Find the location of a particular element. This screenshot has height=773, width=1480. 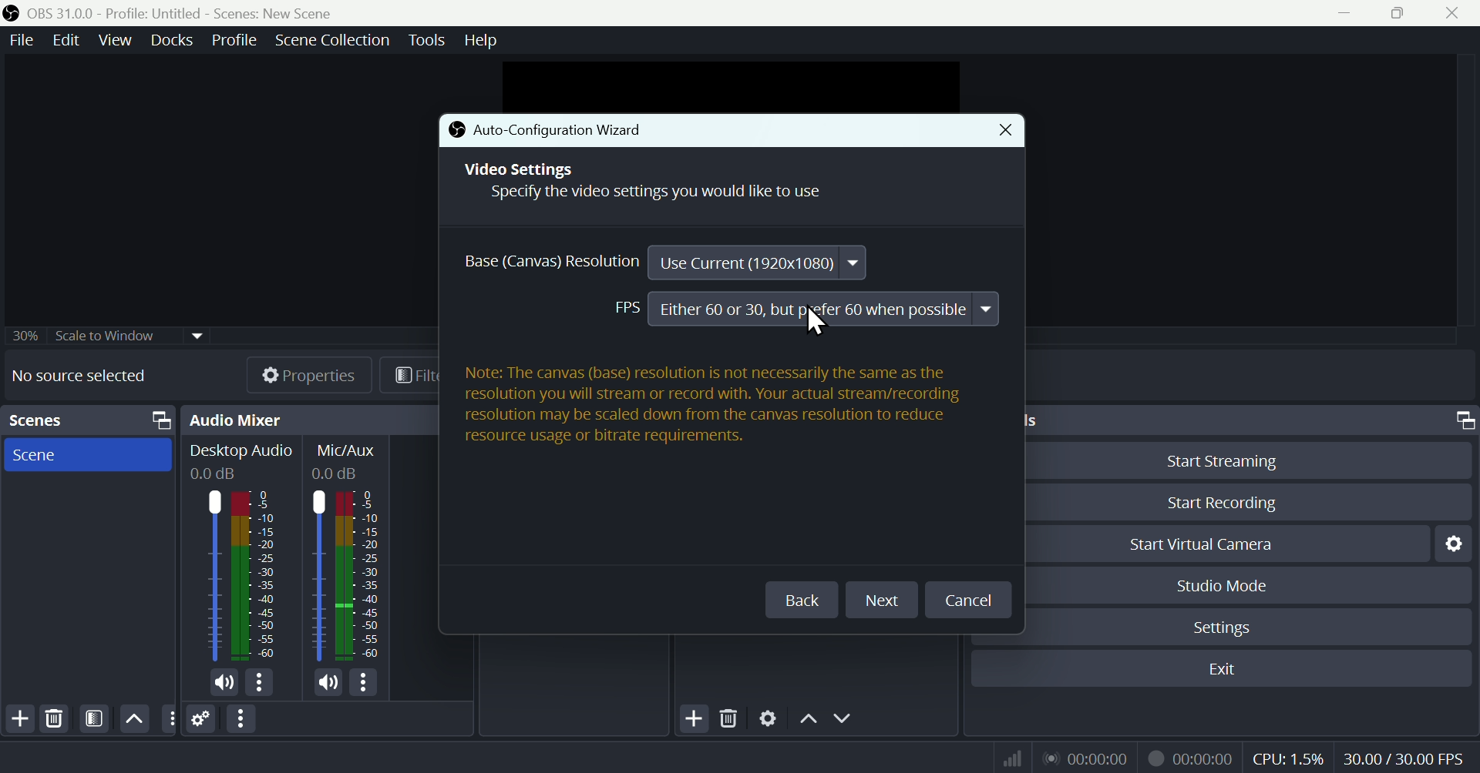

Signal is located at coordinates (1007, 758).